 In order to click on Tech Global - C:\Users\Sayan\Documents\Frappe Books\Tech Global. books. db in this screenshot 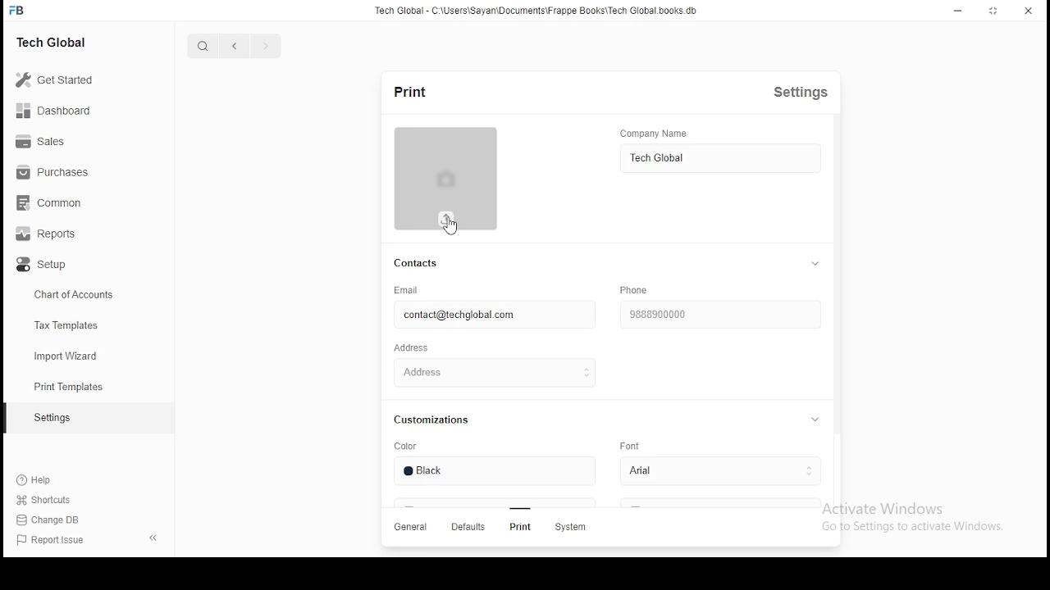, I will do `click(536, 13)`.